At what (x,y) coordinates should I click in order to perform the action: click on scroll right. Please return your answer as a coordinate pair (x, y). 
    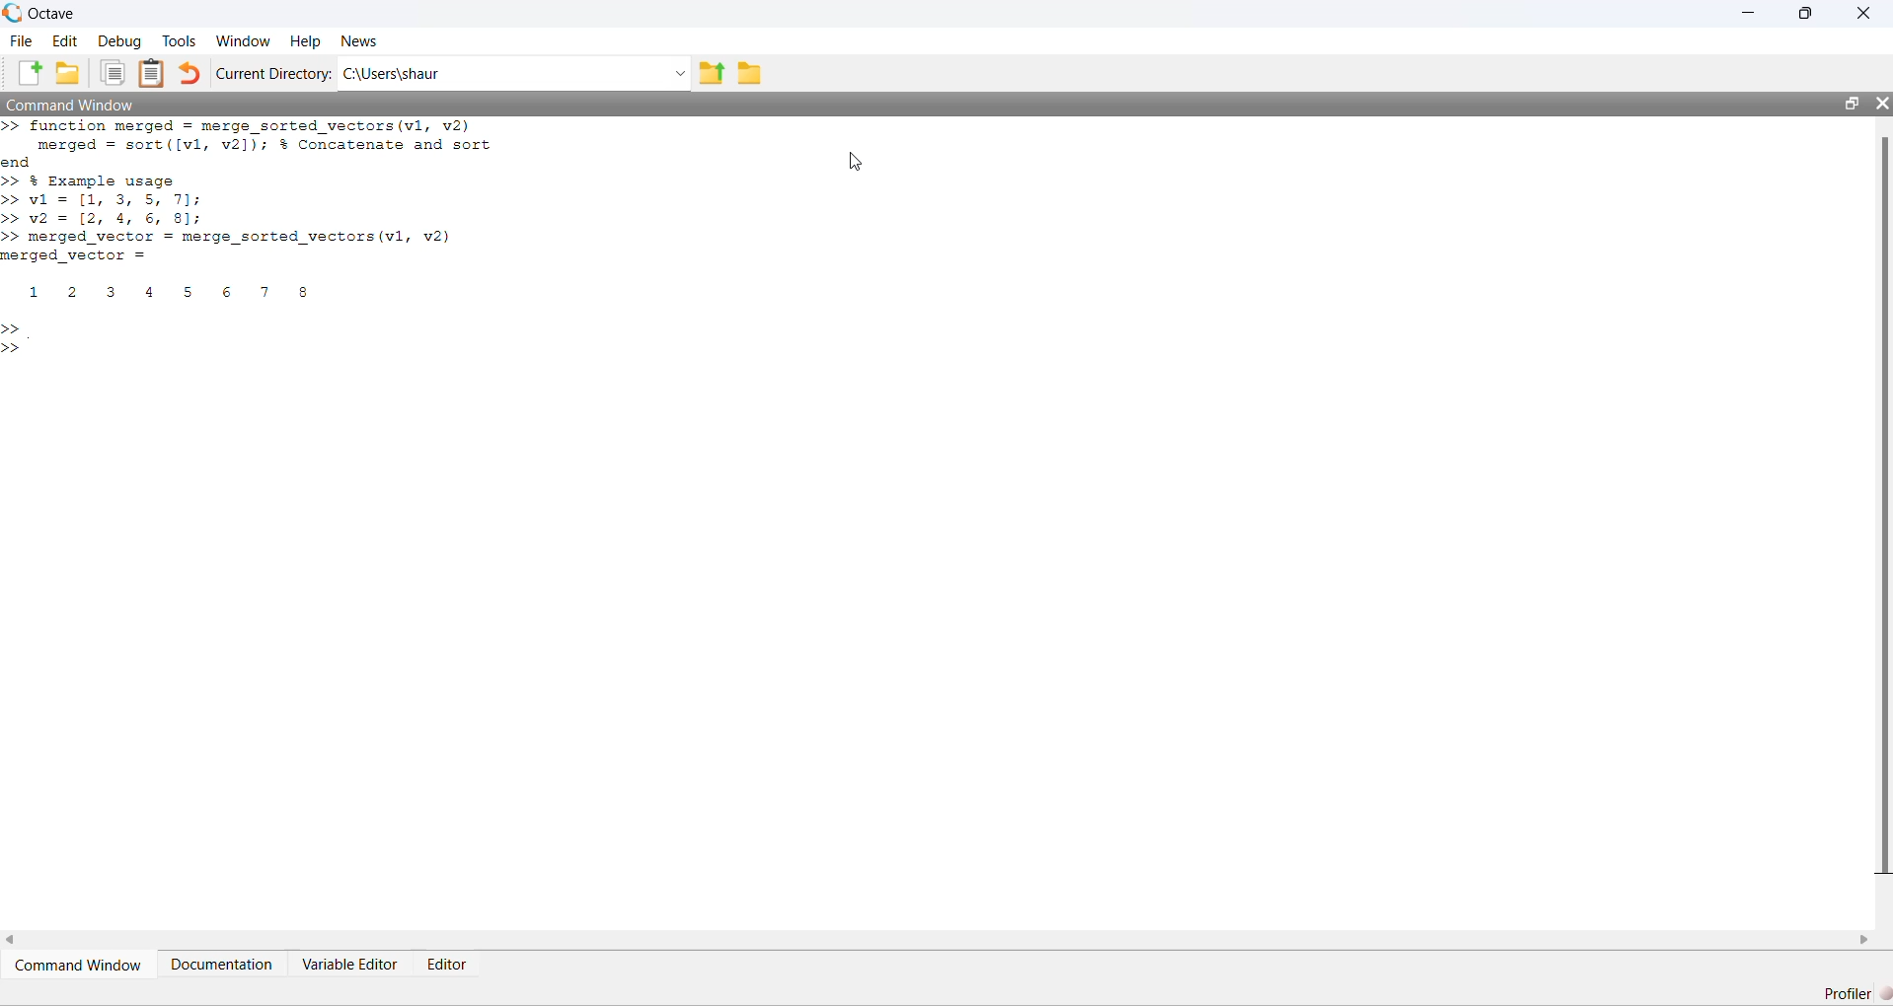
    Looking at the image, I should click on (1865, 940).